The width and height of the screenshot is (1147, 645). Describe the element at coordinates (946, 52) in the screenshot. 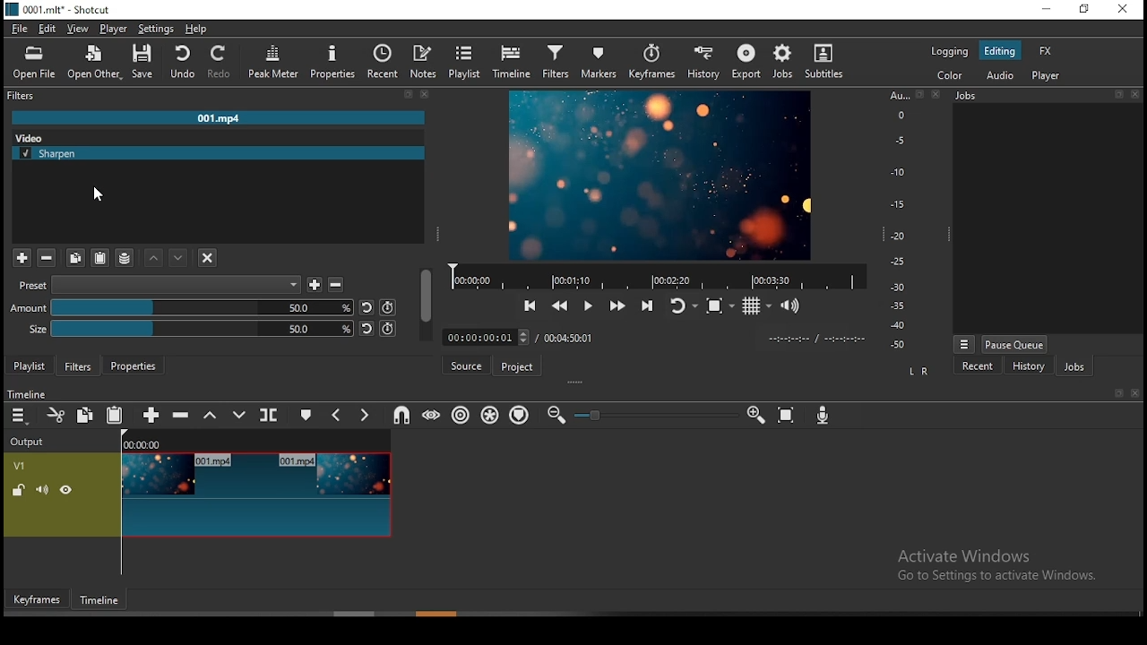

I see `logging` at that location.